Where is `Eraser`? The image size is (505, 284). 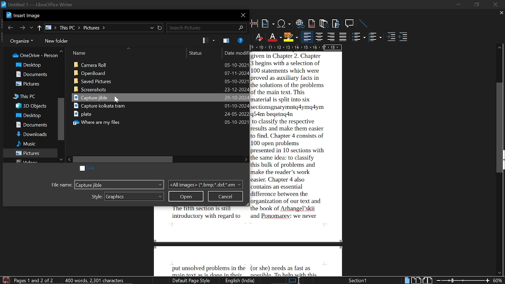
Eraser is located at coordinates (260, 37).